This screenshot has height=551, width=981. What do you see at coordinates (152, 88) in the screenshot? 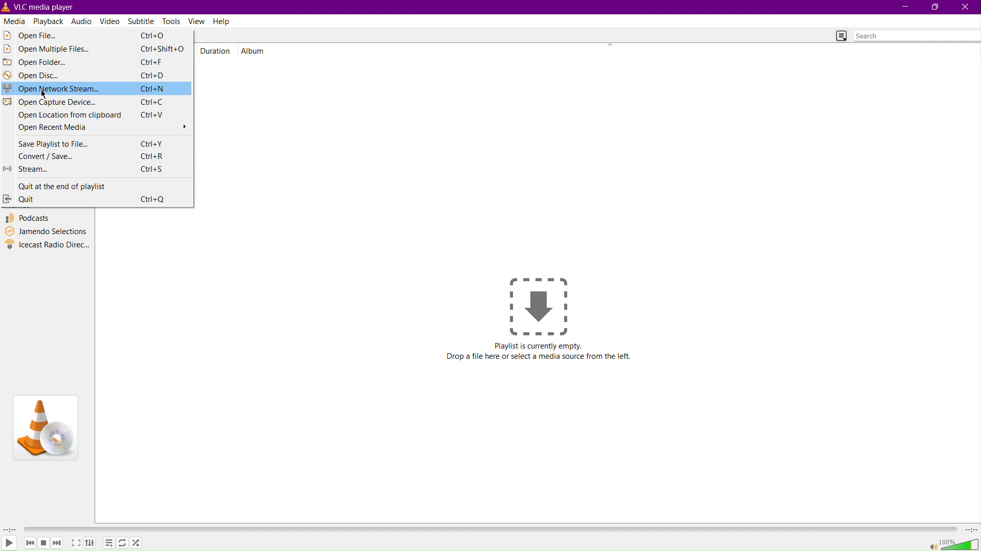
I see `Ctrl+N` at bounding box center [152, 88].